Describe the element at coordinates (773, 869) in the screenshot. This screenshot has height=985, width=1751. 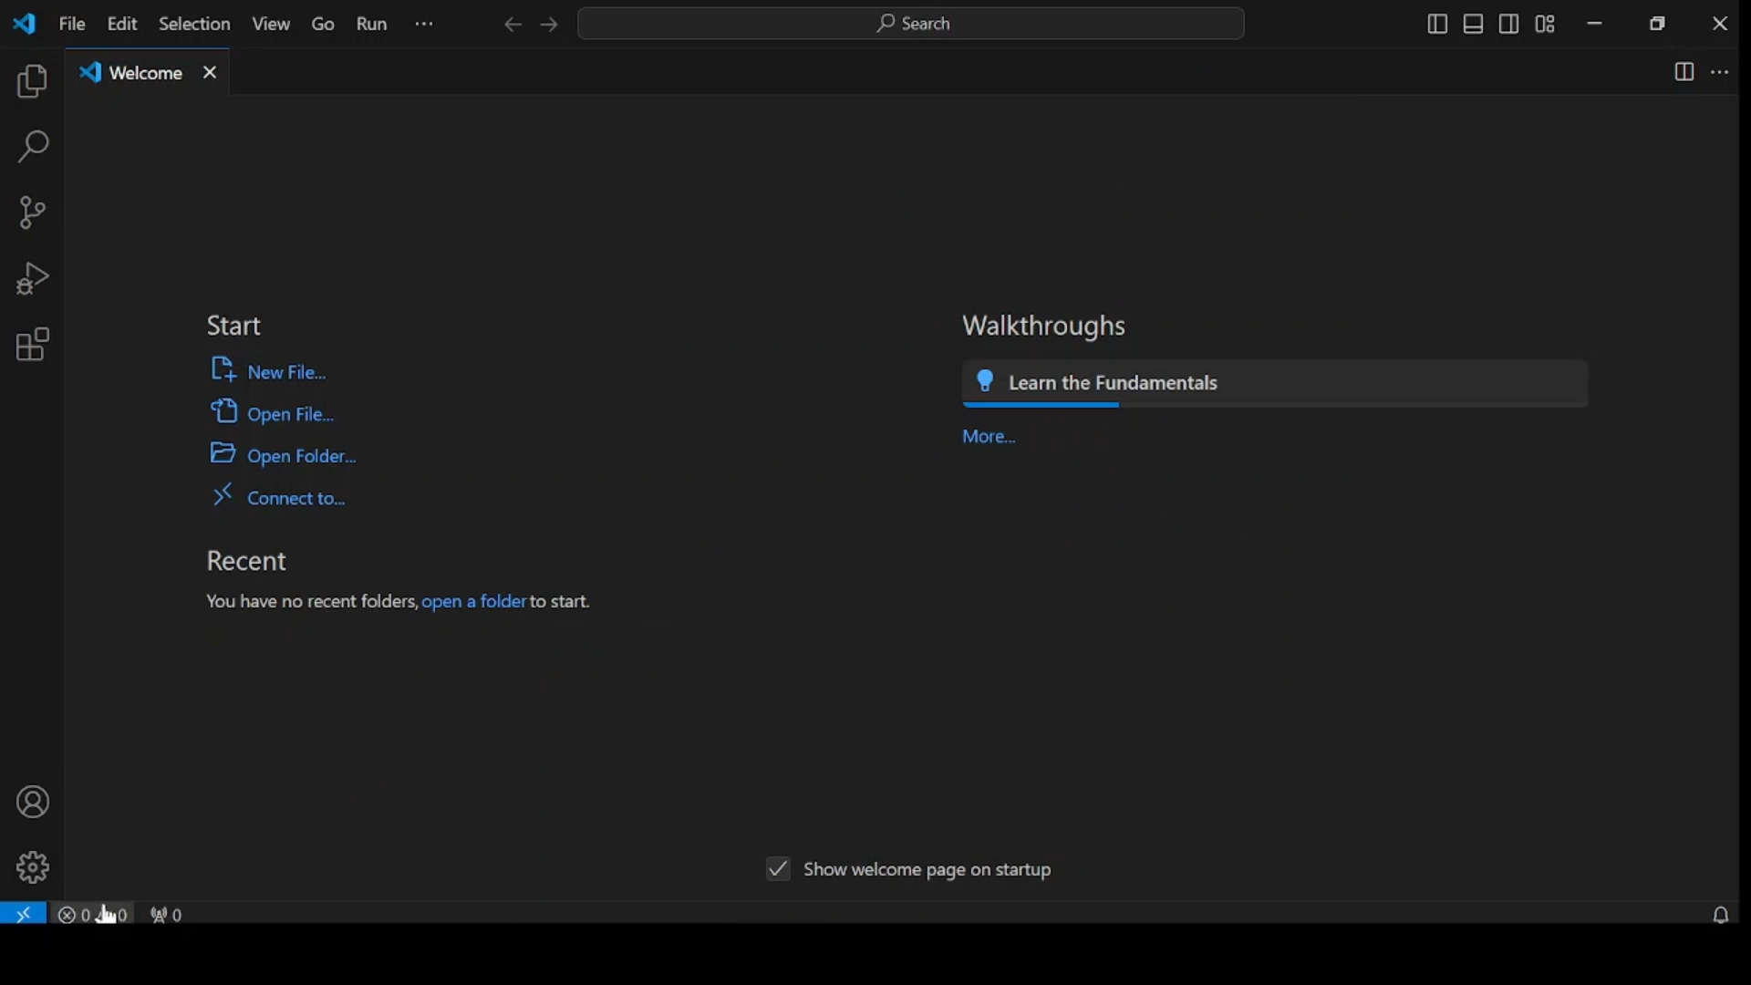
I see `tick` at that location.